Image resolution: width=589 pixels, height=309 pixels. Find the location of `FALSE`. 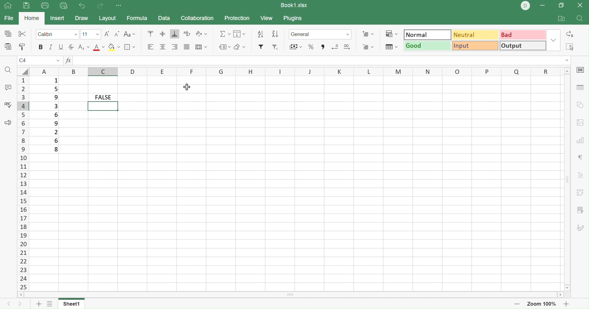

FALSE is located at coordinates (103, 97).